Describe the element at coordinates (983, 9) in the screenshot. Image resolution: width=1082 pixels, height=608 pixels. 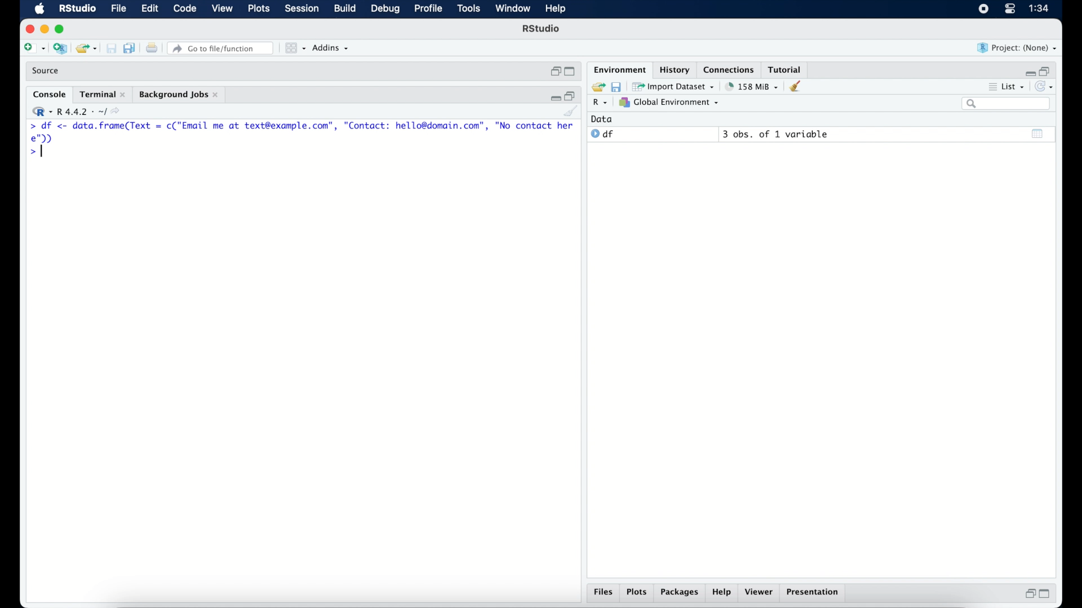
I see `screen recorder icon` at that location.